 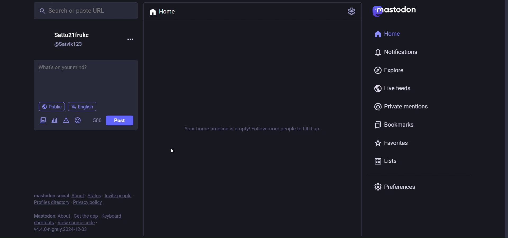 What do you see at coordinates (121, 121) in the screenshot?
I see `post` at bounding box center [121, 121].